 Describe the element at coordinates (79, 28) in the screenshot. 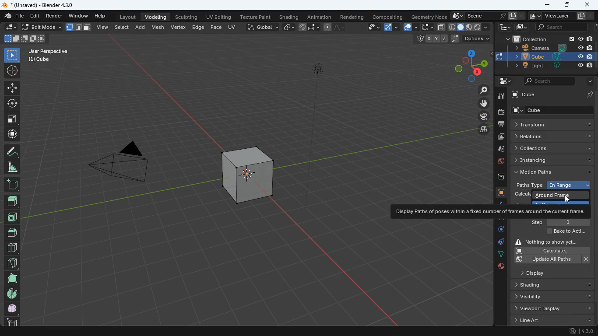

I see `perks` at that location.